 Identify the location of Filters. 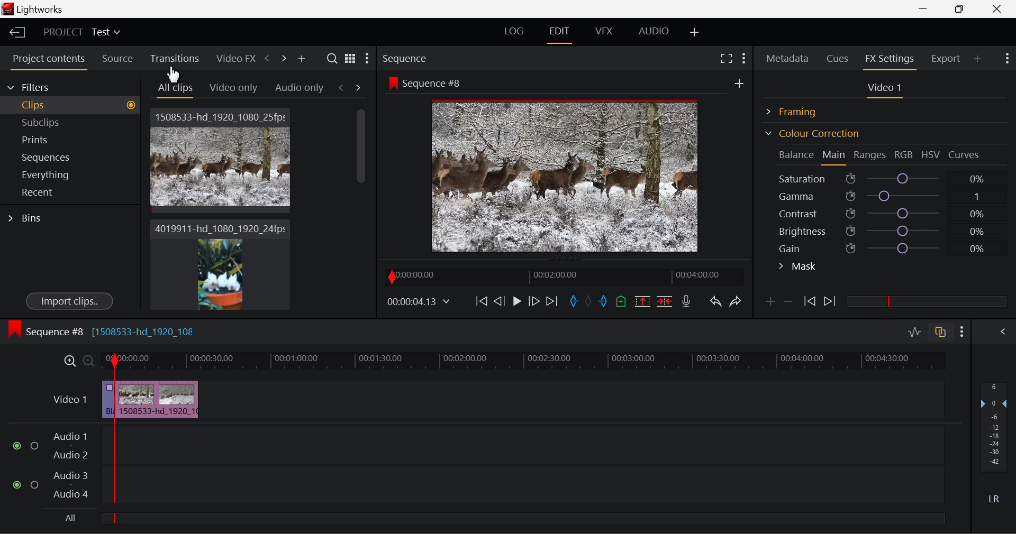
(38, 86).